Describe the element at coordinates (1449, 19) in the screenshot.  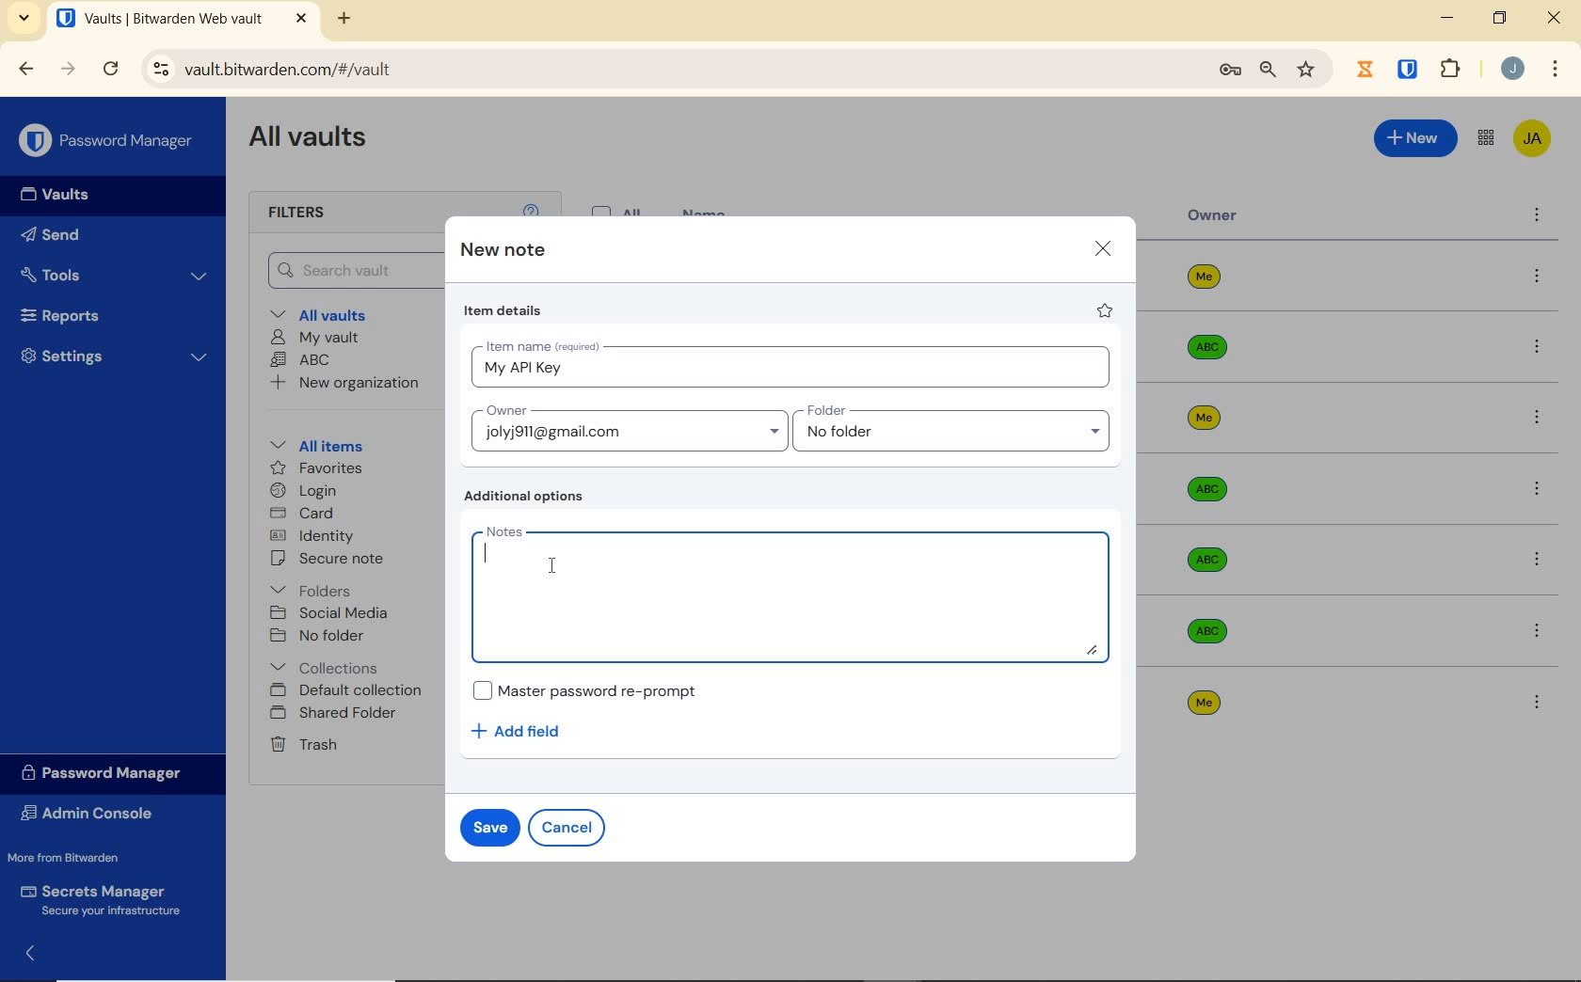
I see `MINIMIZE` at that location.